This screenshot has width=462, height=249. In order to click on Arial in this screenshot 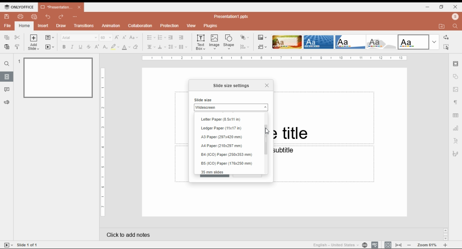, I will do `click(79, 37)`.